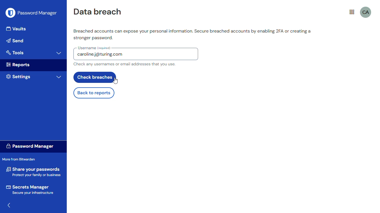  What do you see at coordinates (97, 11) in the screenshot?
I see `data breach` at bounding box center [97, 11].